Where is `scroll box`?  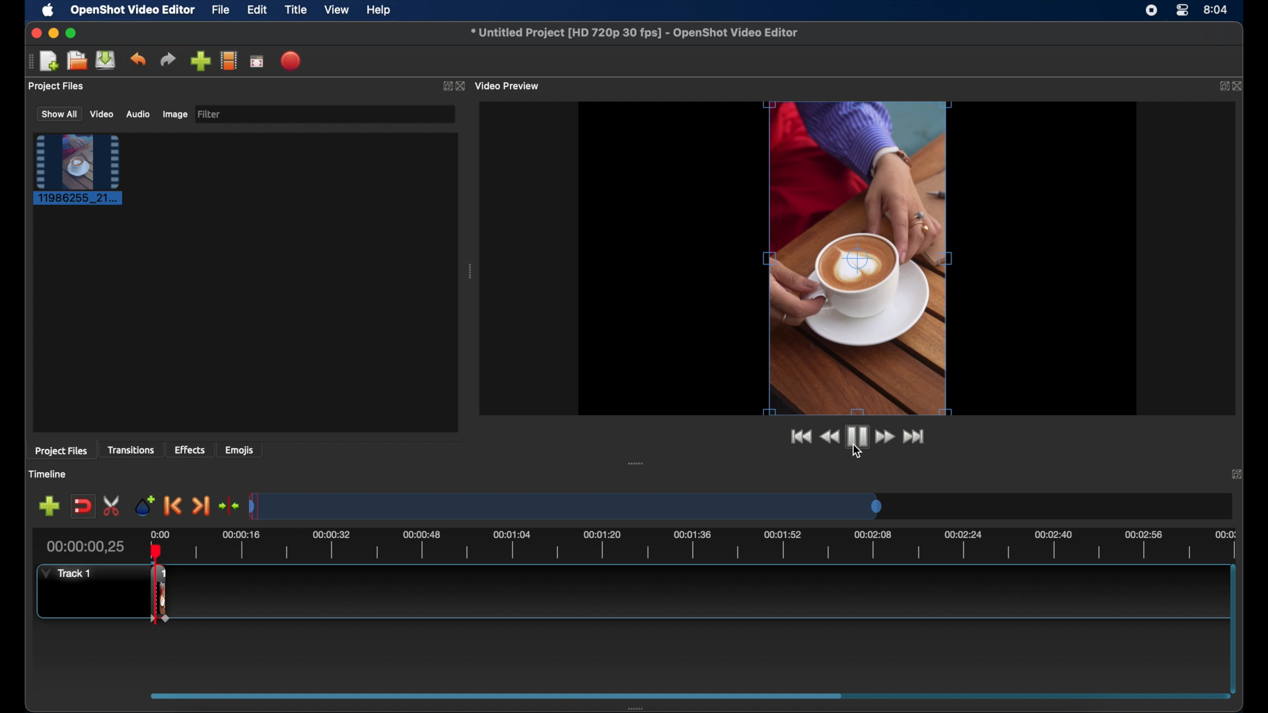
scroll box is located at coordinates (495, 694).